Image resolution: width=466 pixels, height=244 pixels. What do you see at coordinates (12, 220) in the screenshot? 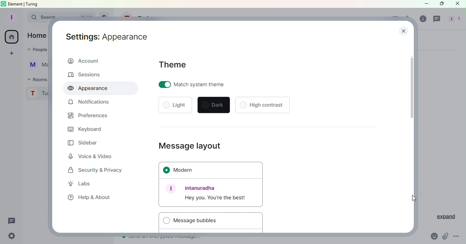
I see `Threads` at bounding box center [12, 220].